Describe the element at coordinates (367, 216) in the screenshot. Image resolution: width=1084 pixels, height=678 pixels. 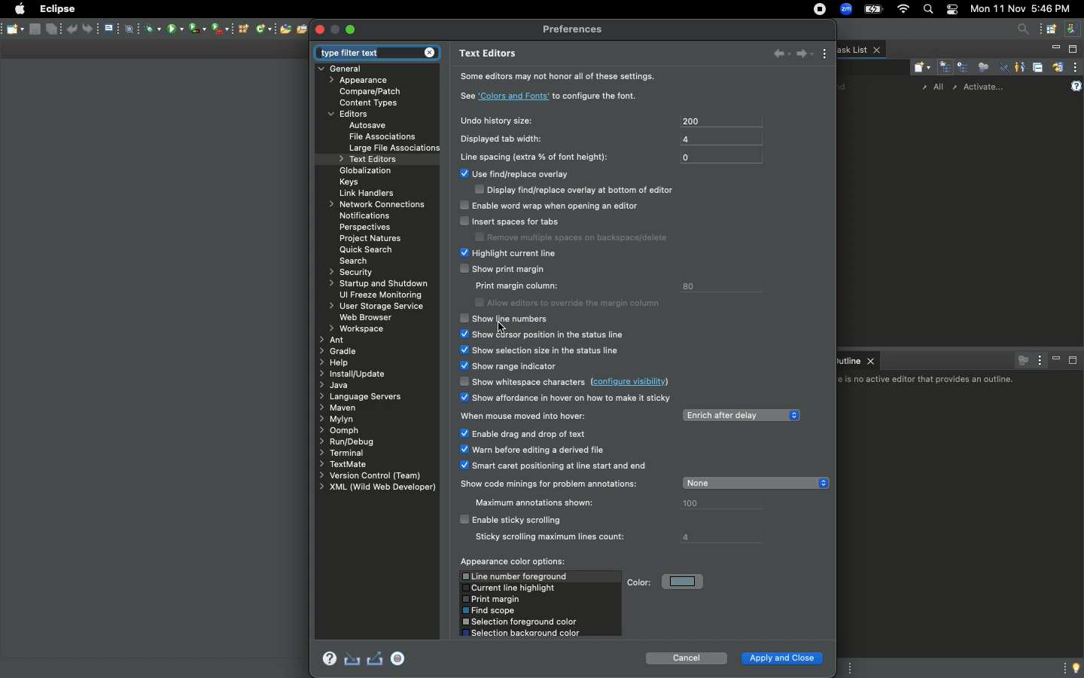
I see `Notifications` at that location.